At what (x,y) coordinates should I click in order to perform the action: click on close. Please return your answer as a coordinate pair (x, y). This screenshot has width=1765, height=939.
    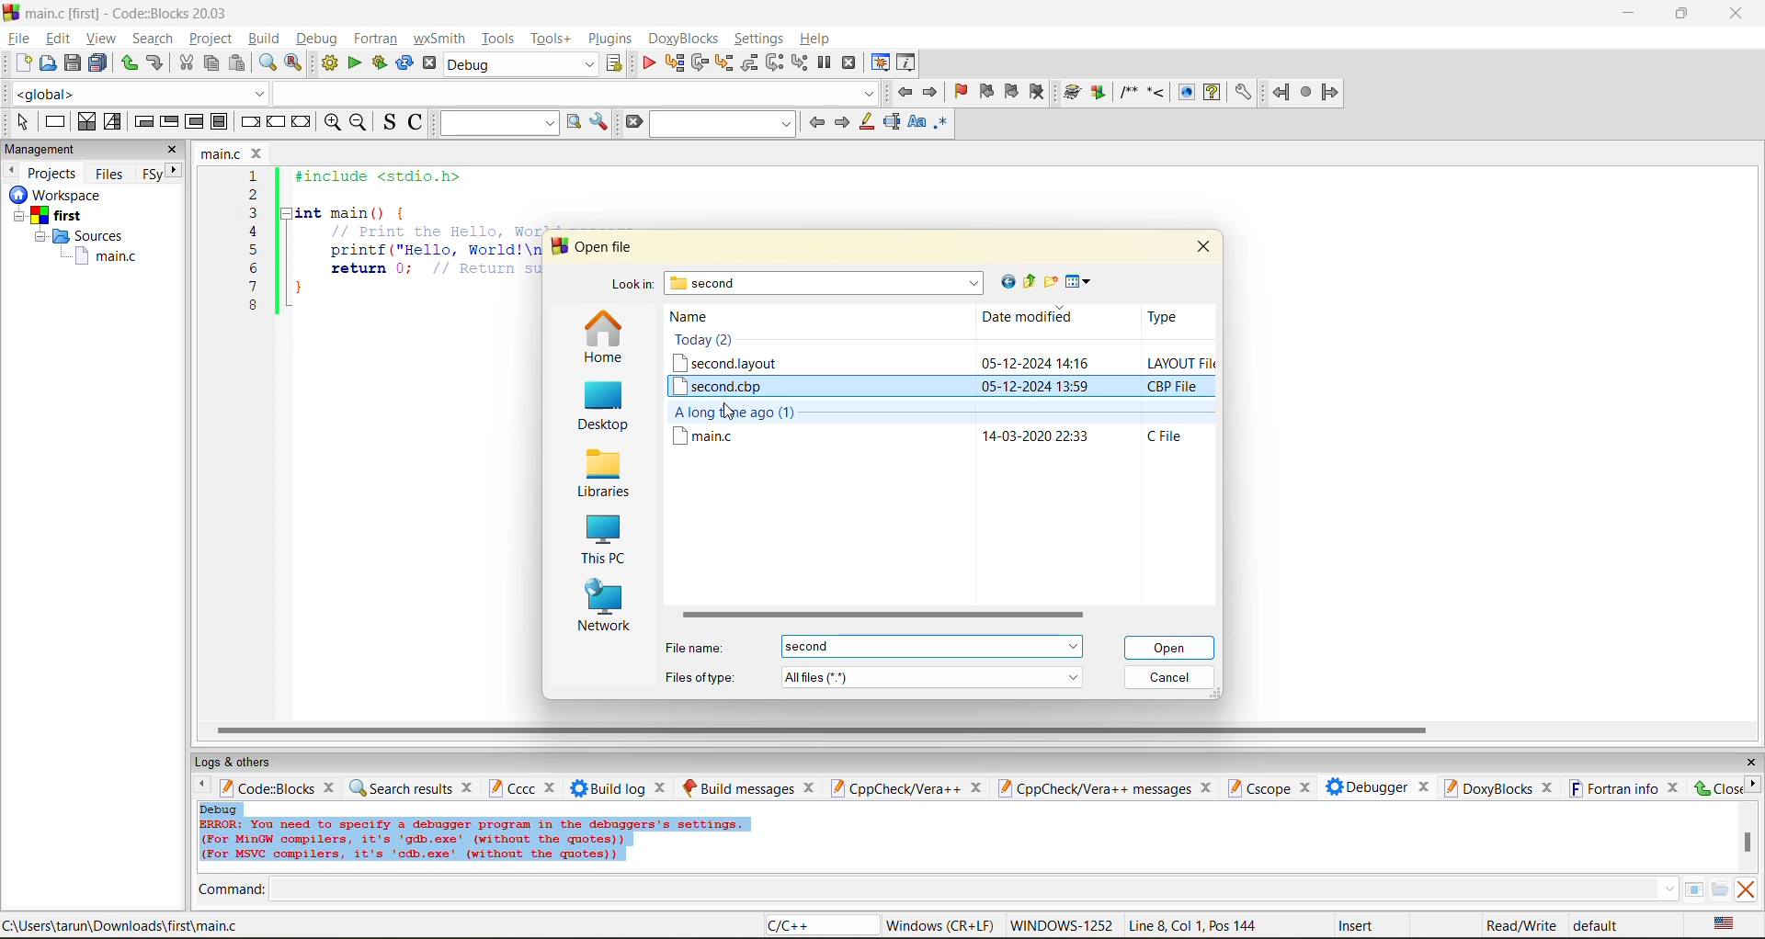
    Looking at the image, I should click on (469, 786).